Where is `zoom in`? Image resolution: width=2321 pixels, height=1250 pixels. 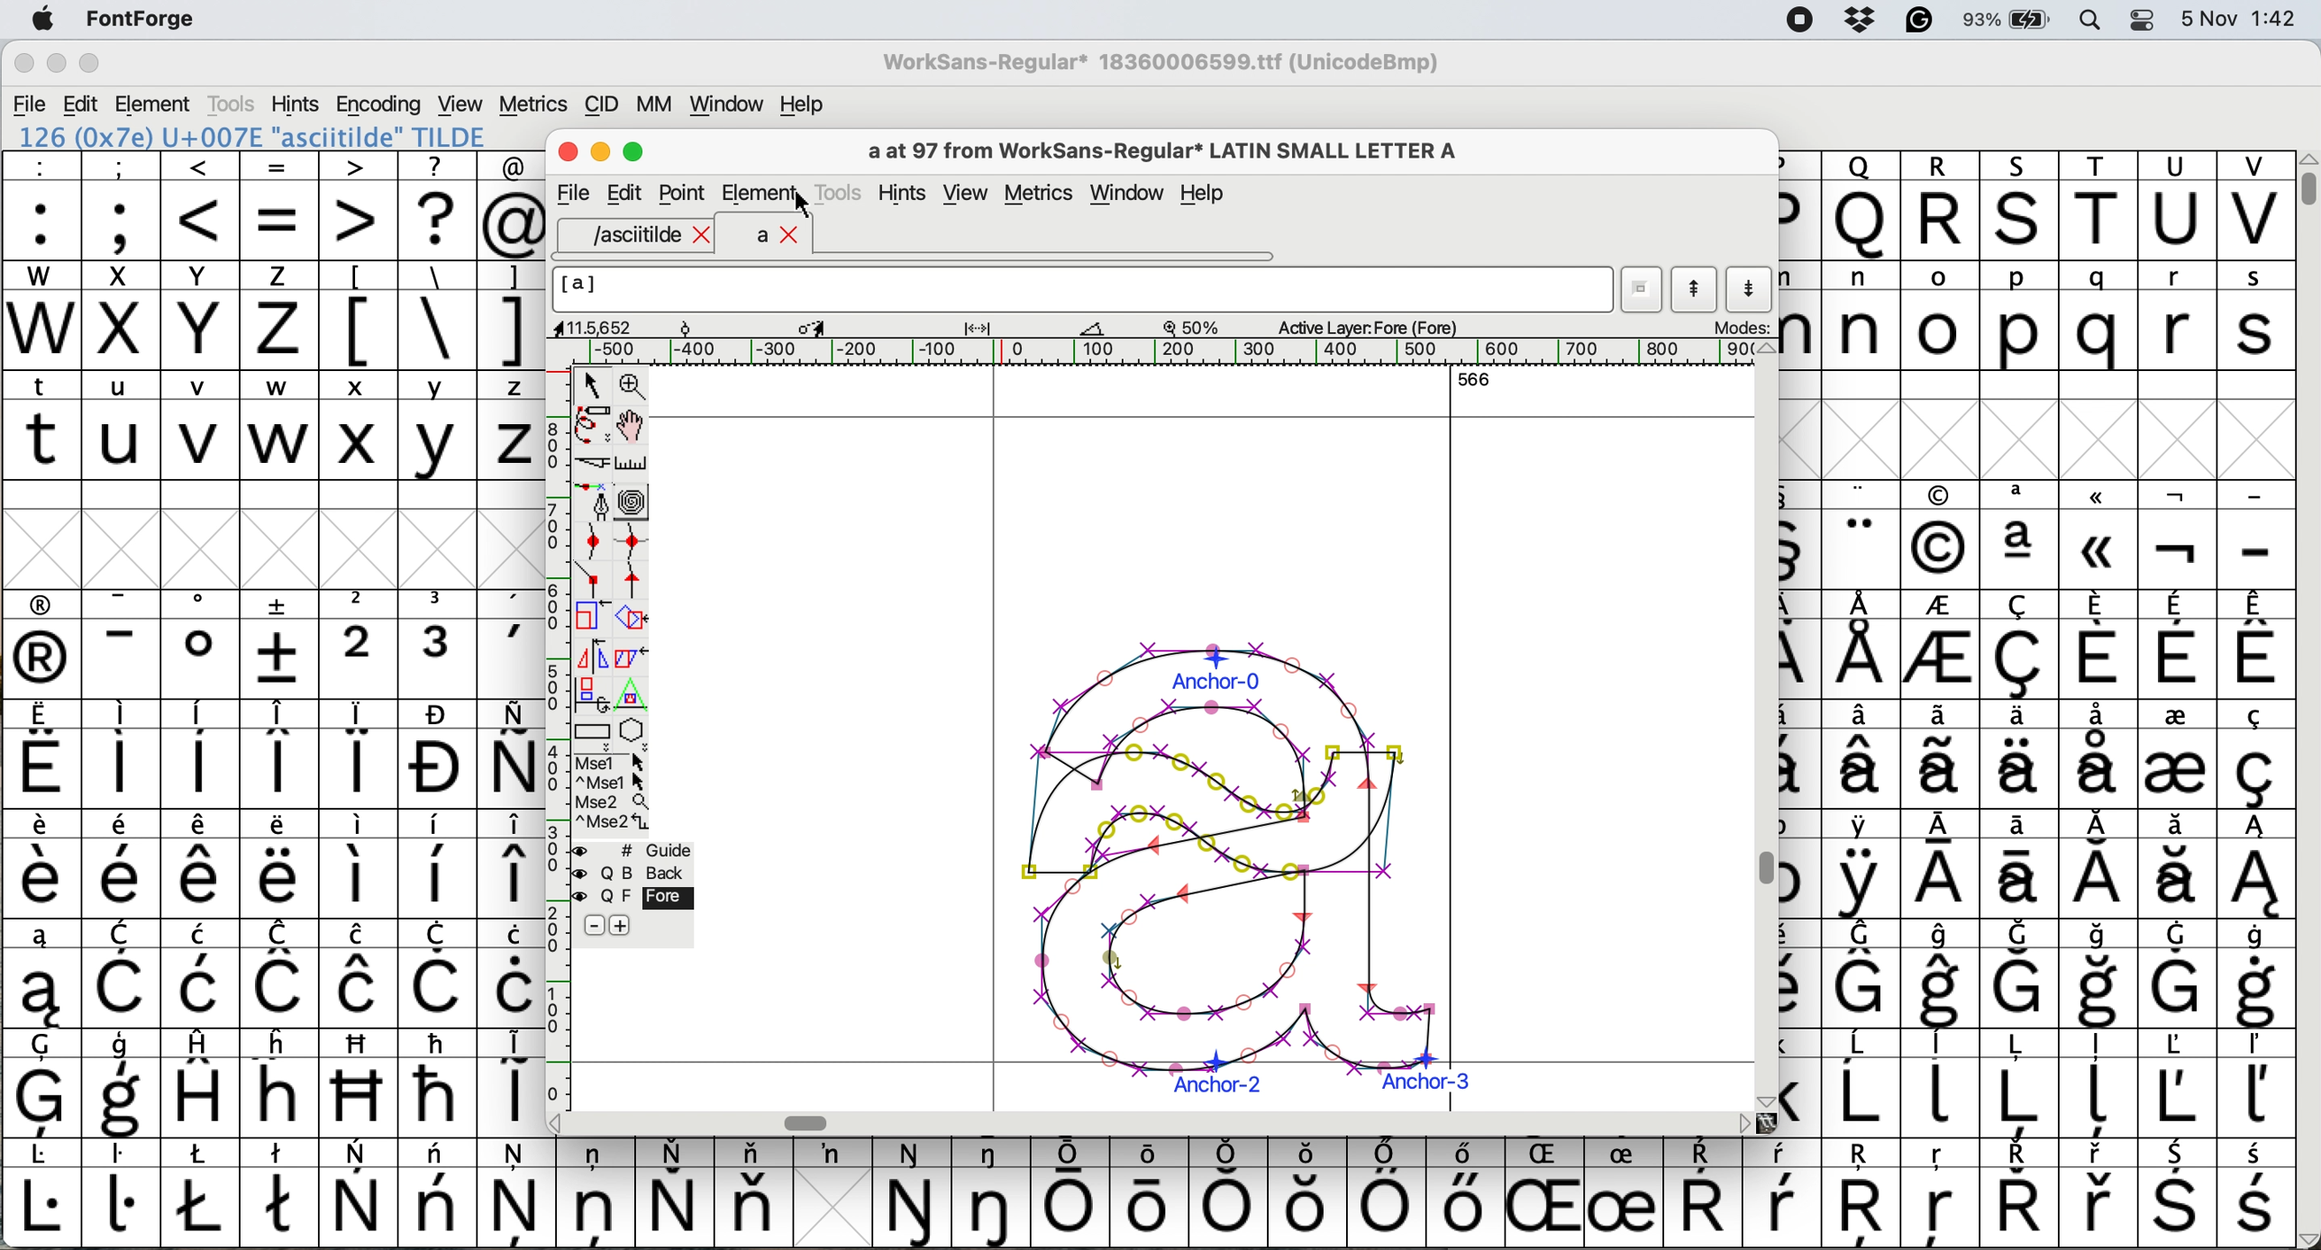 zoom in is located at coordinates (636, 388).